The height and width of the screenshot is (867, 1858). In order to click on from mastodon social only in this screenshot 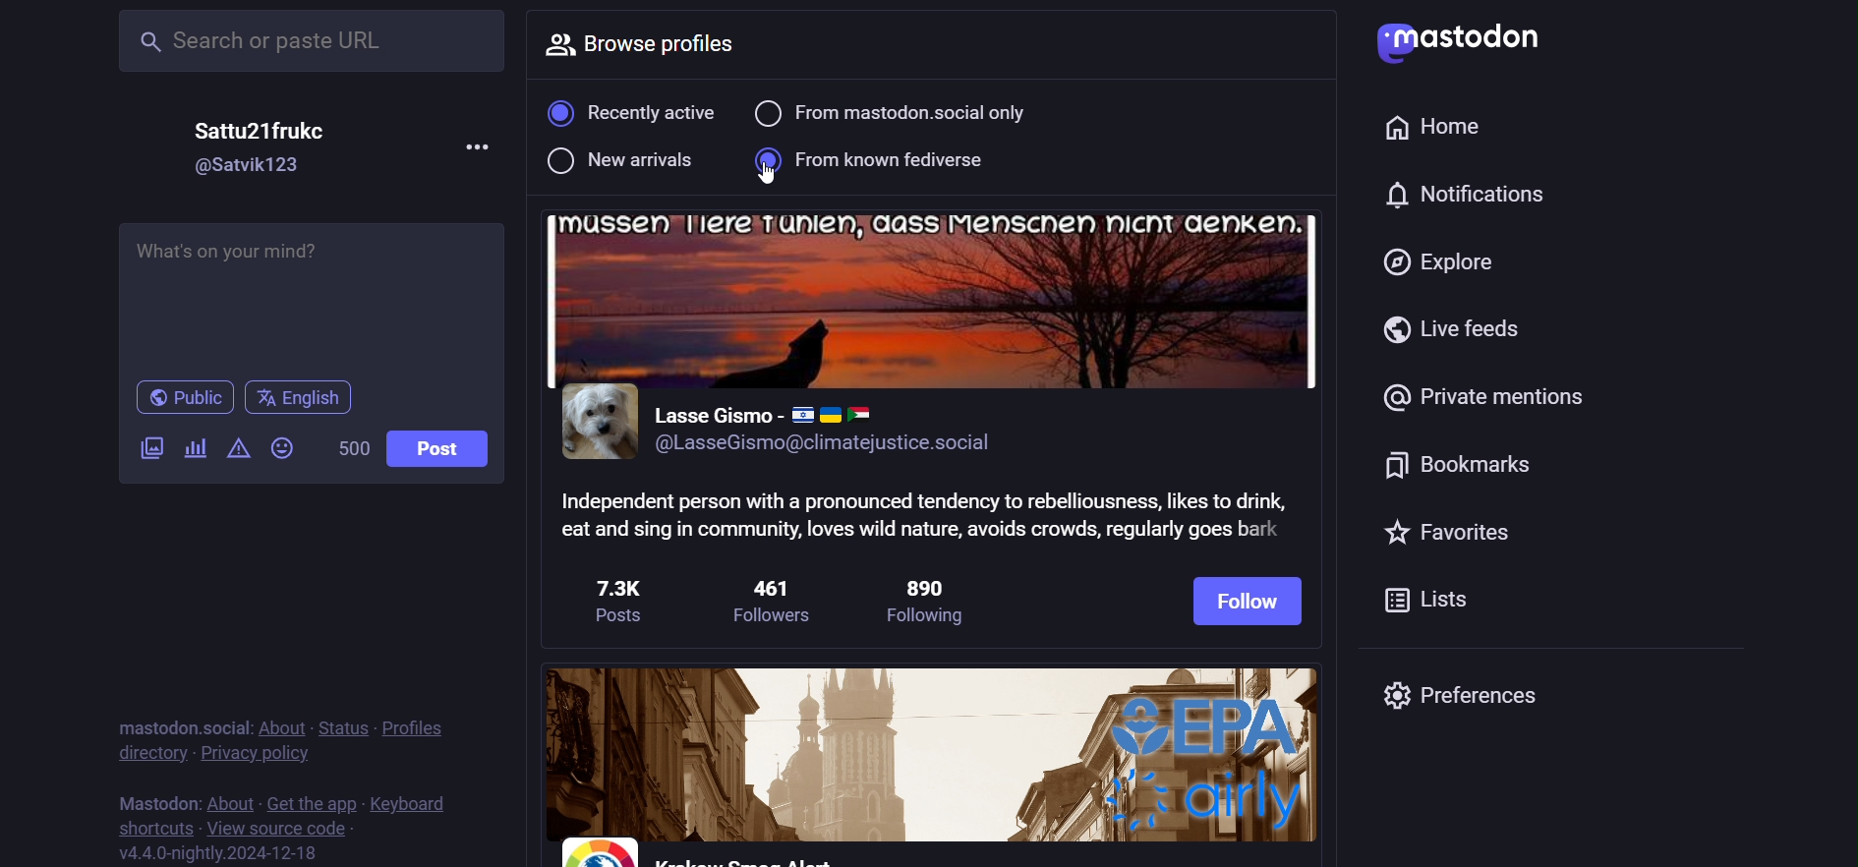, I will do `click(893, 111)`.